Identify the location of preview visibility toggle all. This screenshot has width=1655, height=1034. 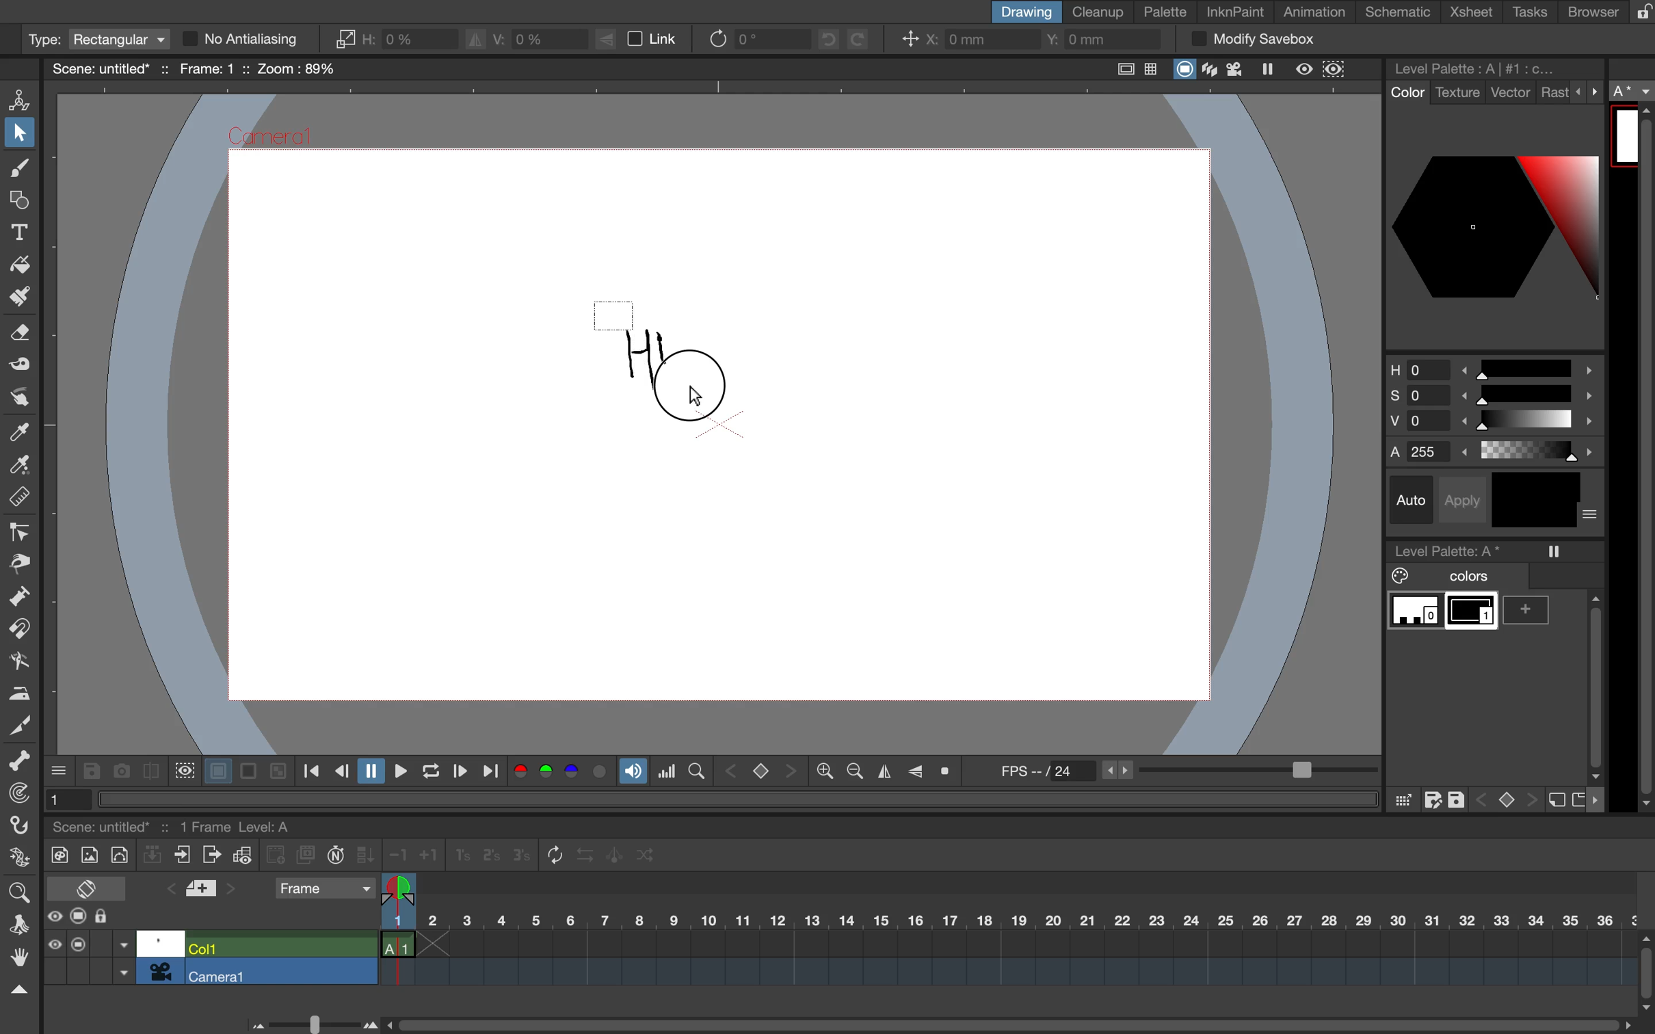
(53, 916).